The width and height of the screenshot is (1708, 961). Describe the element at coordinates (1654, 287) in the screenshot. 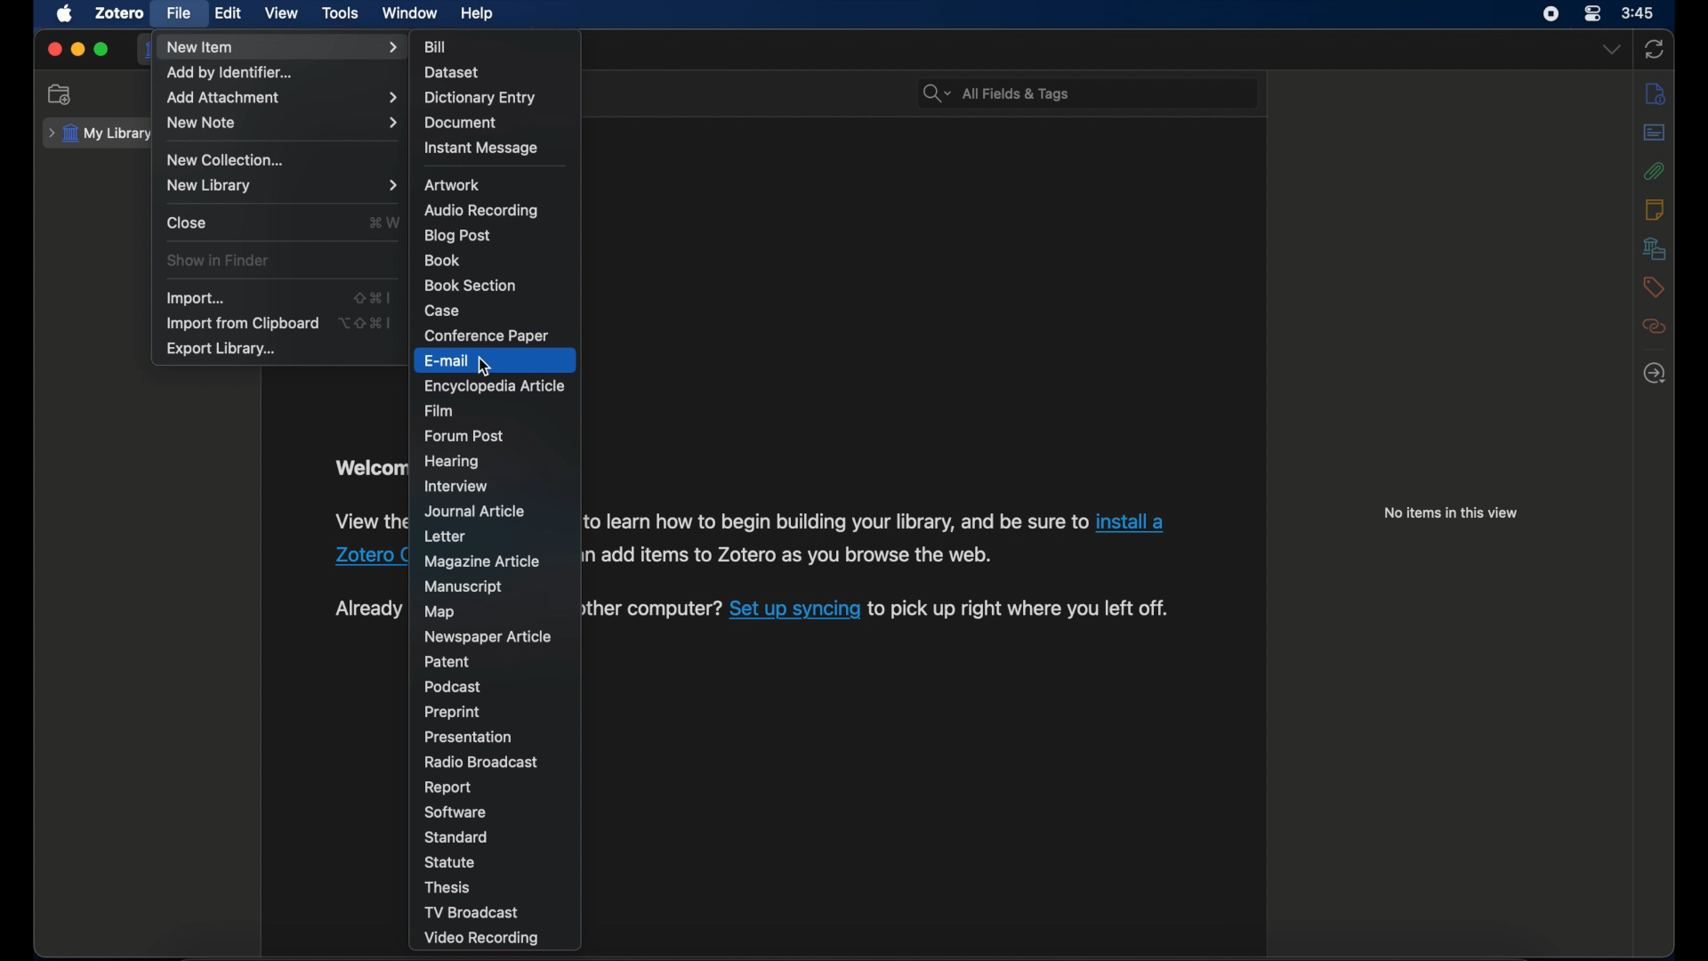

I see `tags` at that location.